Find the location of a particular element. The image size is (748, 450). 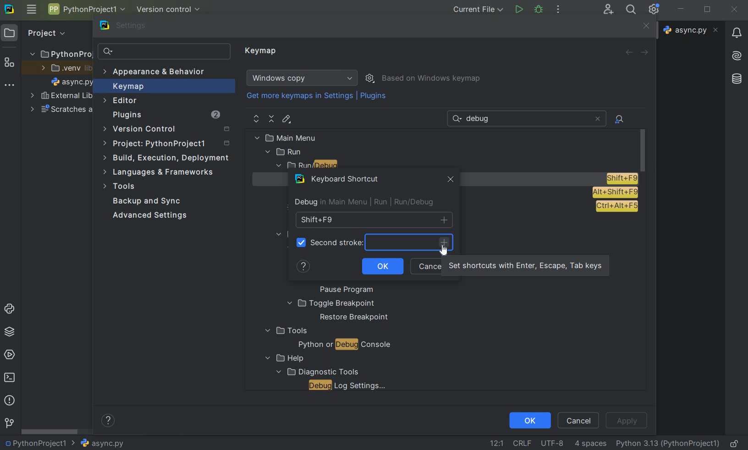

set shortcuts with enter, escape, tab keys is located at coordinates (446, 245).